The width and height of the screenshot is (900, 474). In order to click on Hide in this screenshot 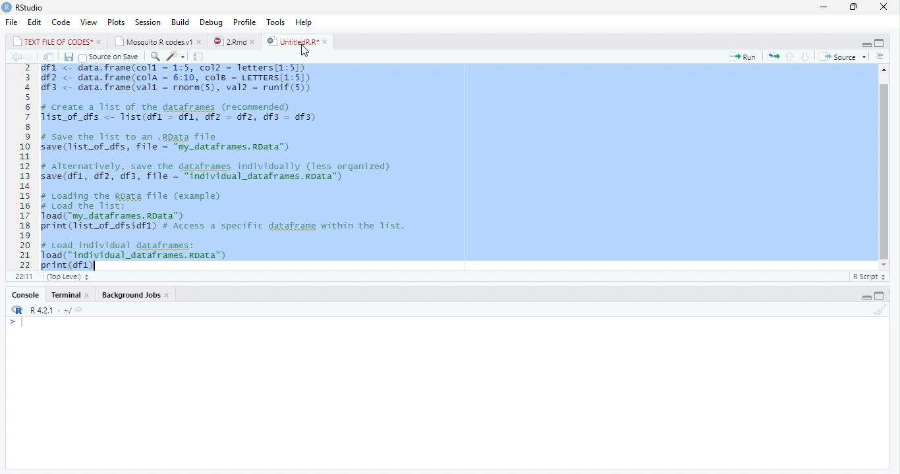, I will do `click(864, 43)`.